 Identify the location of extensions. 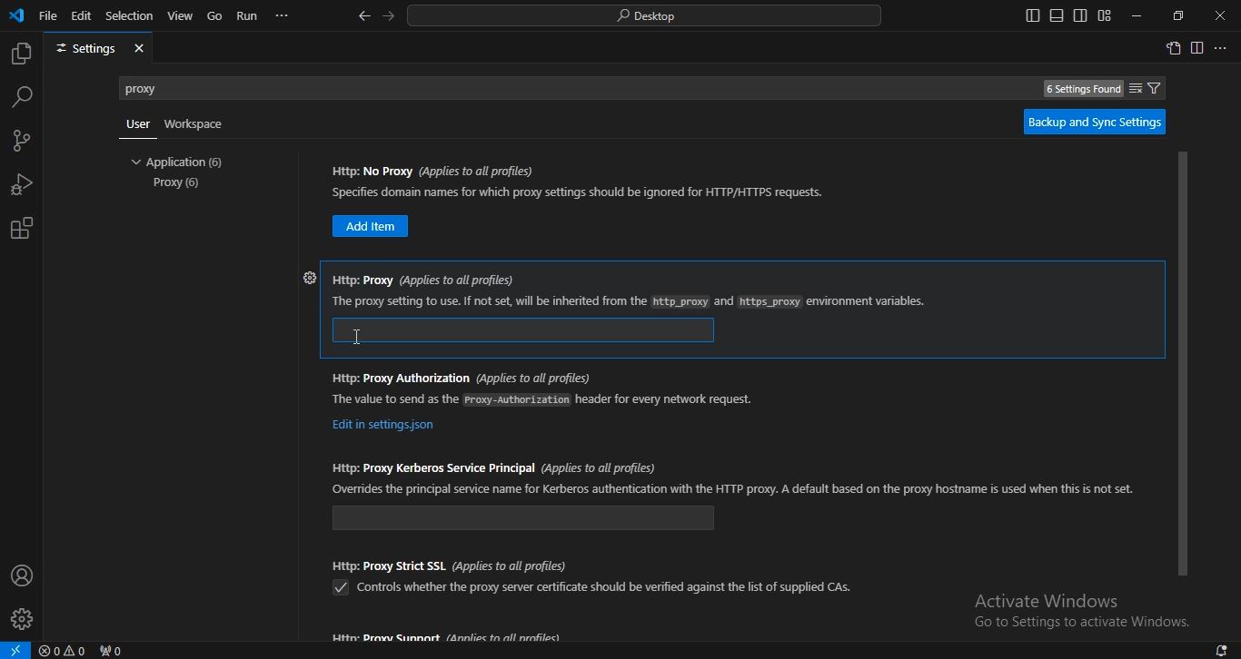
(24, 229).